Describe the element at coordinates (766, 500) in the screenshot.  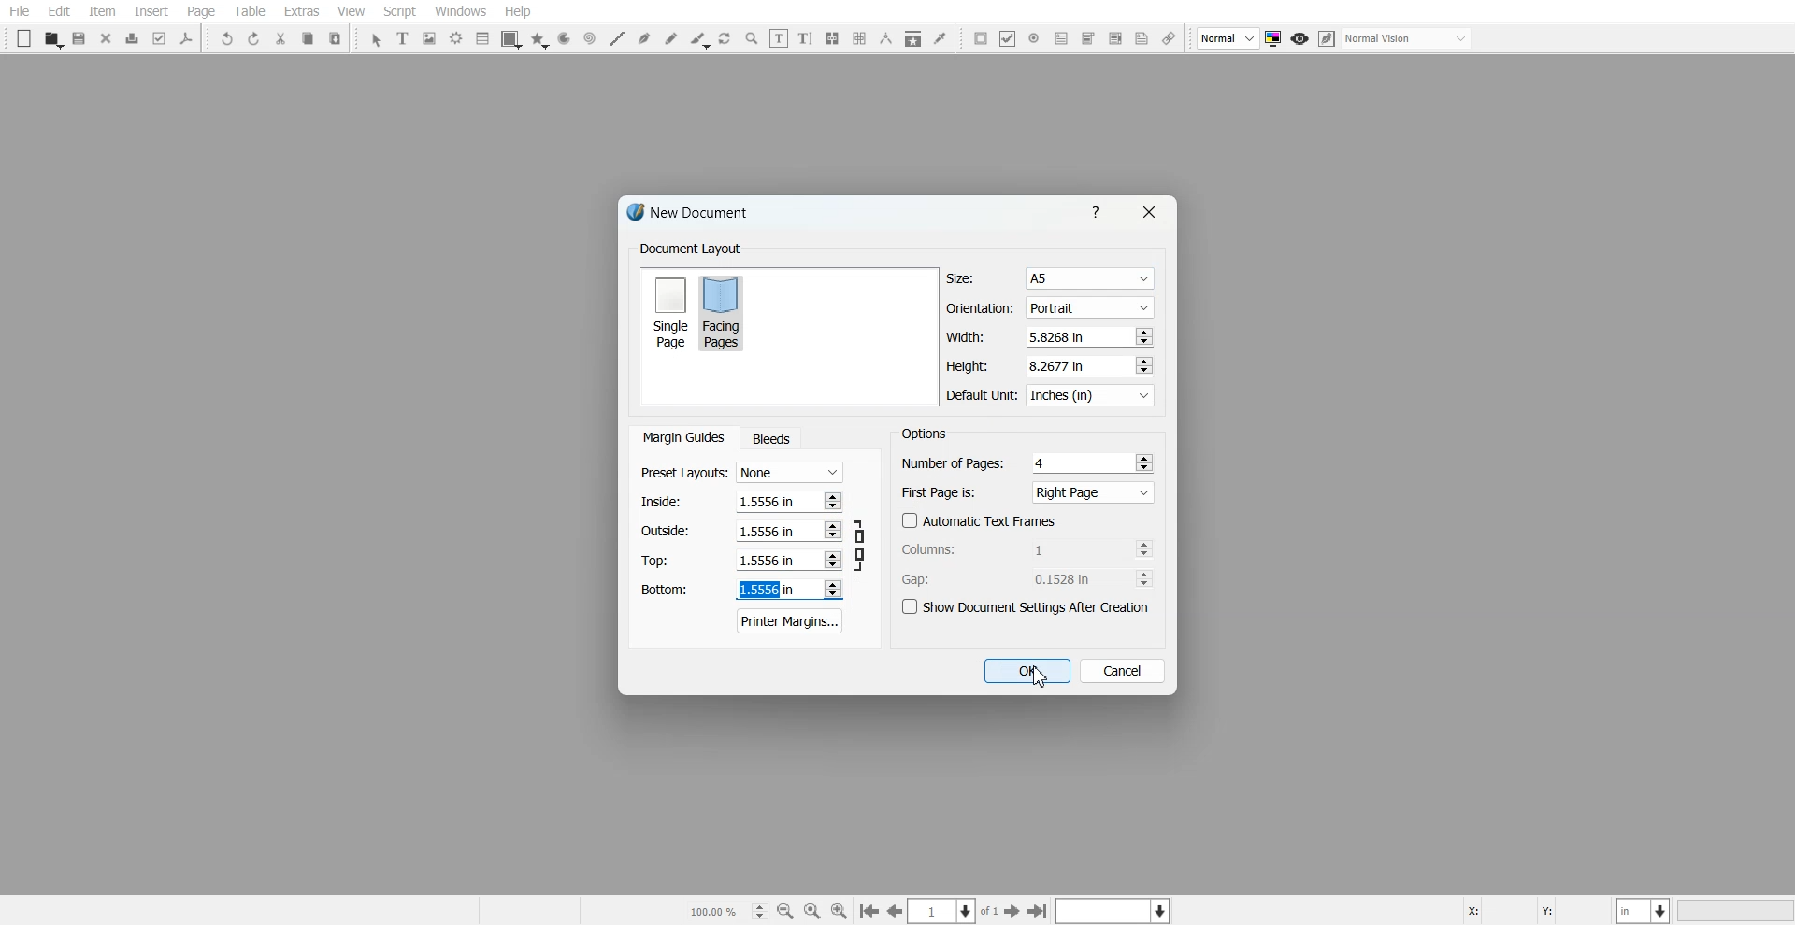
I see `1.5556 in` at that location.